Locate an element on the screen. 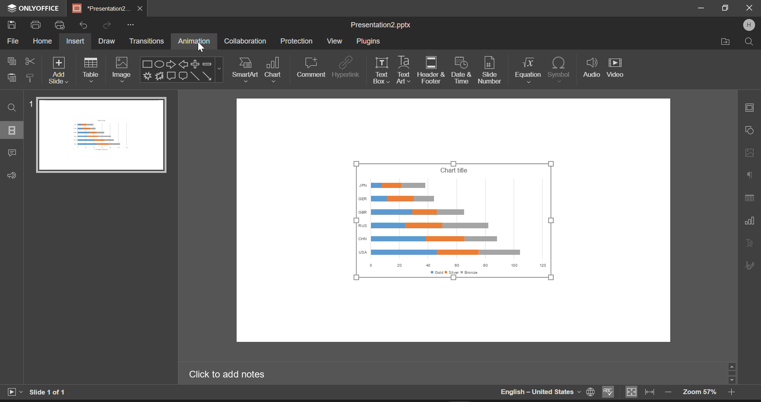 Image resolution: width=761 pixels, height=402 pixels. Equation is located at coordinates (528, 70).